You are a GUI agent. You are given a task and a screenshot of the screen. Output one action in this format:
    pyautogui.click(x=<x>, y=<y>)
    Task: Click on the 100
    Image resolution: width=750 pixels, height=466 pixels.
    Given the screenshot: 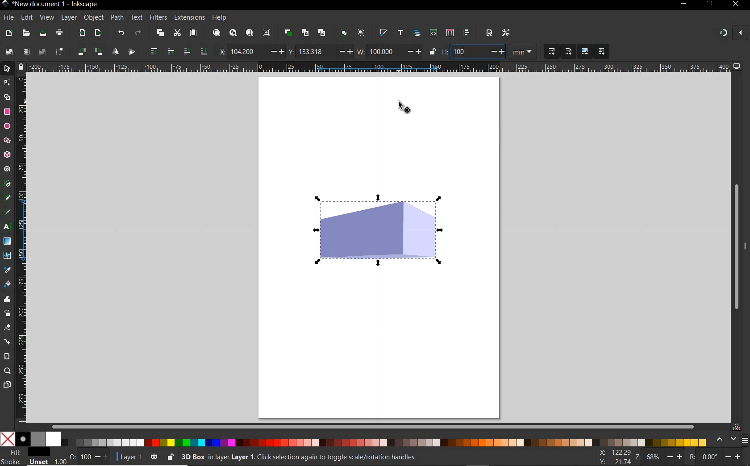 What is the action you would take?
    pyautogui.click(x=384, y=51)
    